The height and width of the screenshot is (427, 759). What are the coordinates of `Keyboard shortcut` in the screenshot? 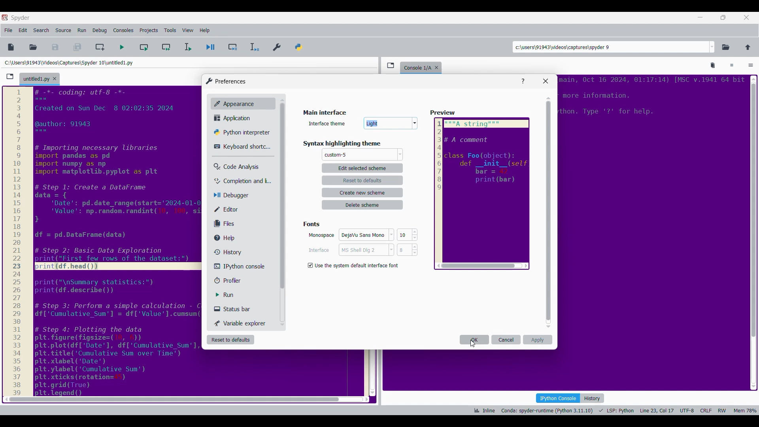 It's located at (239, 147).